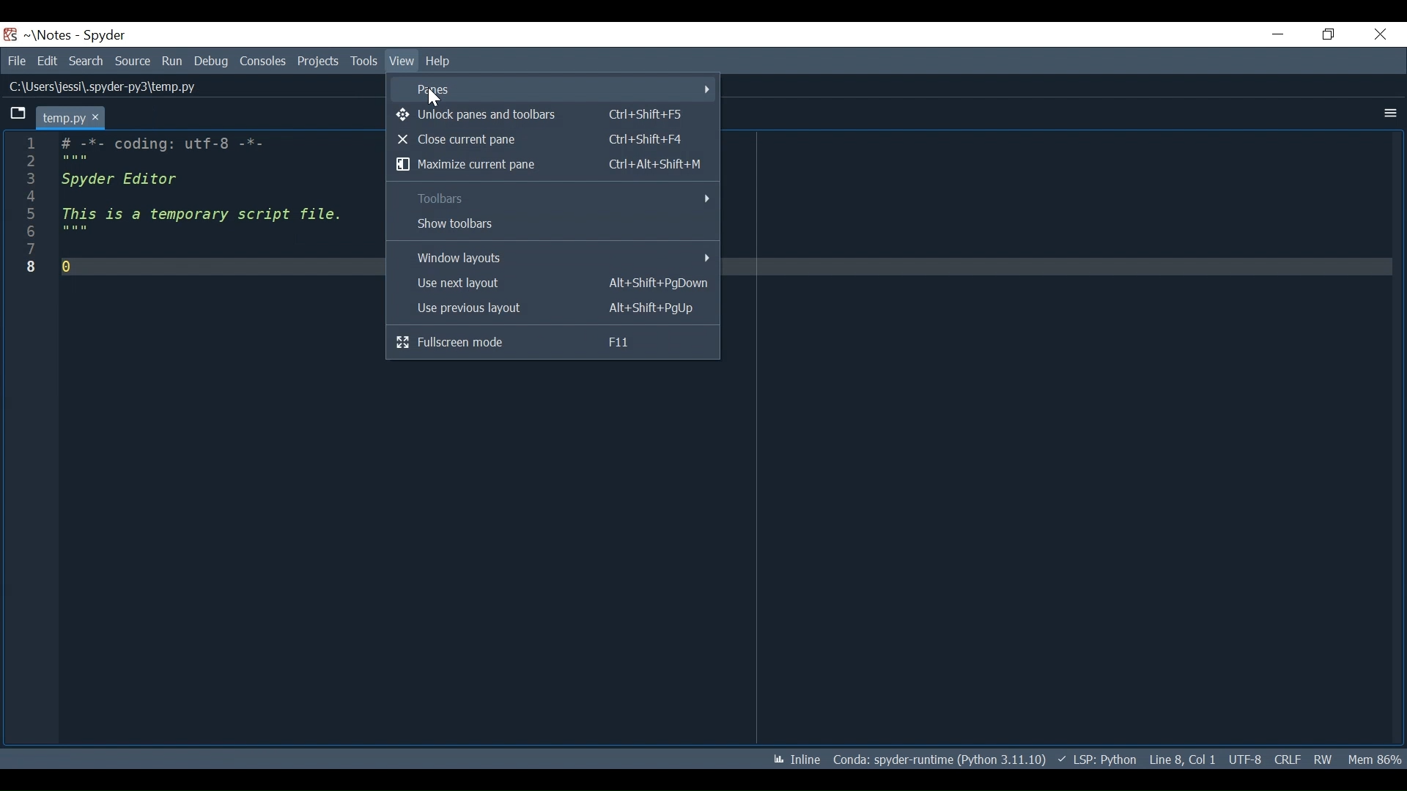 The width and height of the screenshot is (1407, 791). What do you see at coordinates (550, 343) in the screenshot?
I see `Fullscreen mode` at bounding box center [550, 343].